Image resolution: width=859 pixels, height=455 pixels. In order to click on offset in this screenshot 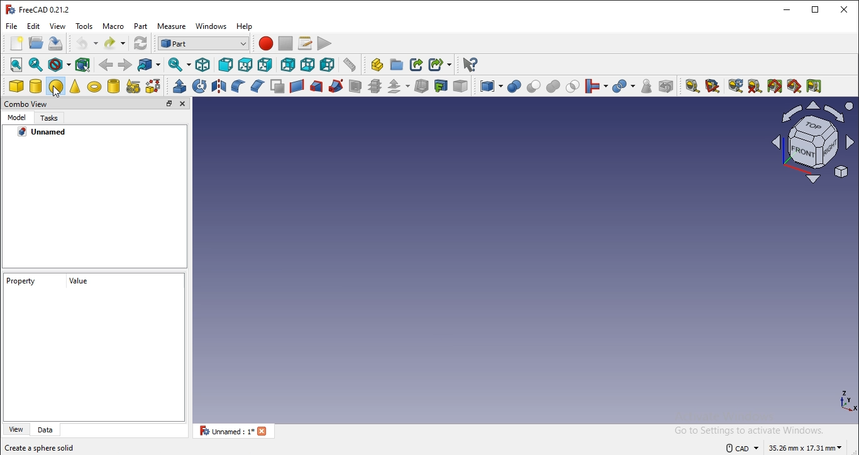, I will do `click(396, 87)`.